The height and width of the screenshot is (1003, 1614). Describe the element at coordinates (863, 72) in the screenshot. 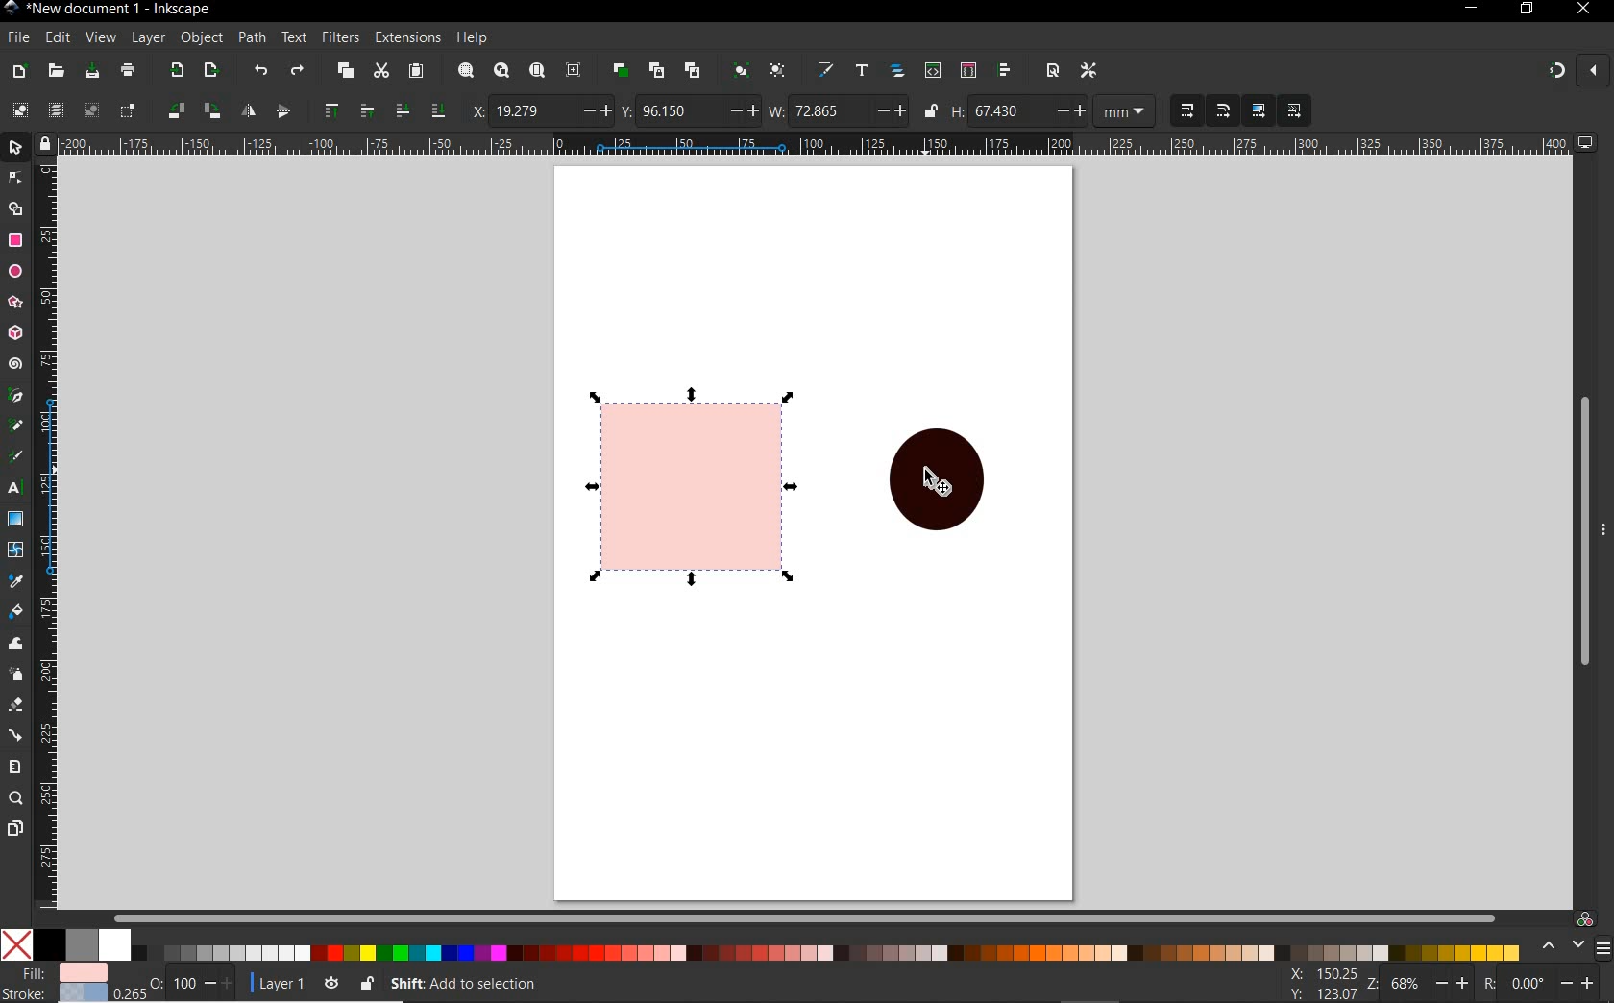

I see `open text` at that location.